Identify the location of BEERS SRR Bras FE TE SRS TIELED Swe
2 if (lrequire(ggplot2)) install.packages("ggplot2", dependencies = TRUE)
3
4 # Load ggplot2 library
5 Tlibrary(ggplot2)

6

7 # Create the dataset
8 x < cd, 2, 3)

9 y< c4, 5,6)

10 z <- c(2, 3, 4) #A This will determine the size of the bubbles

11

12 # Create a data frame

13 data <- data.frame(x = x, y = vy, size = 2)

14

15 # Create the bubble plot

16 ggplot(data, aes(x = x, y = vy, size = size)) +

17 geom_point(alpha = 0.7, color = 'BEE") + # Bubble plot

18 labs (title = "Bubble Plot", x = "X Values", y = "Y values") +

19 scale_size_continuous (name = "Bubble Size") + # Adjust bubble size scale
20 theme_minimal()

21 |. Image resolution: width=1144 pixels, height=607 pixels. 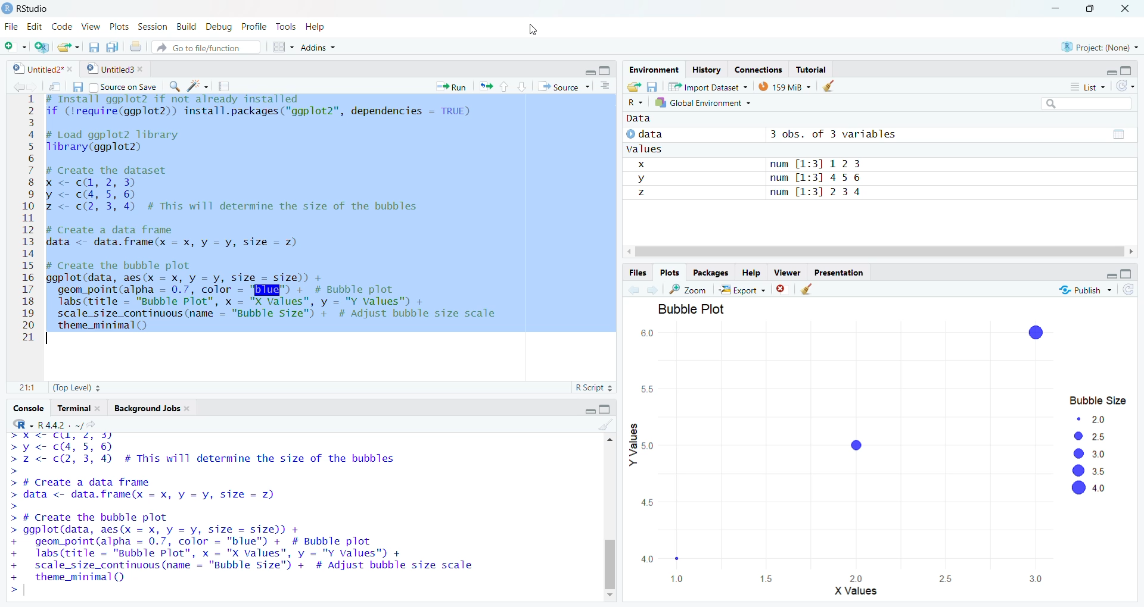
(308, 224).